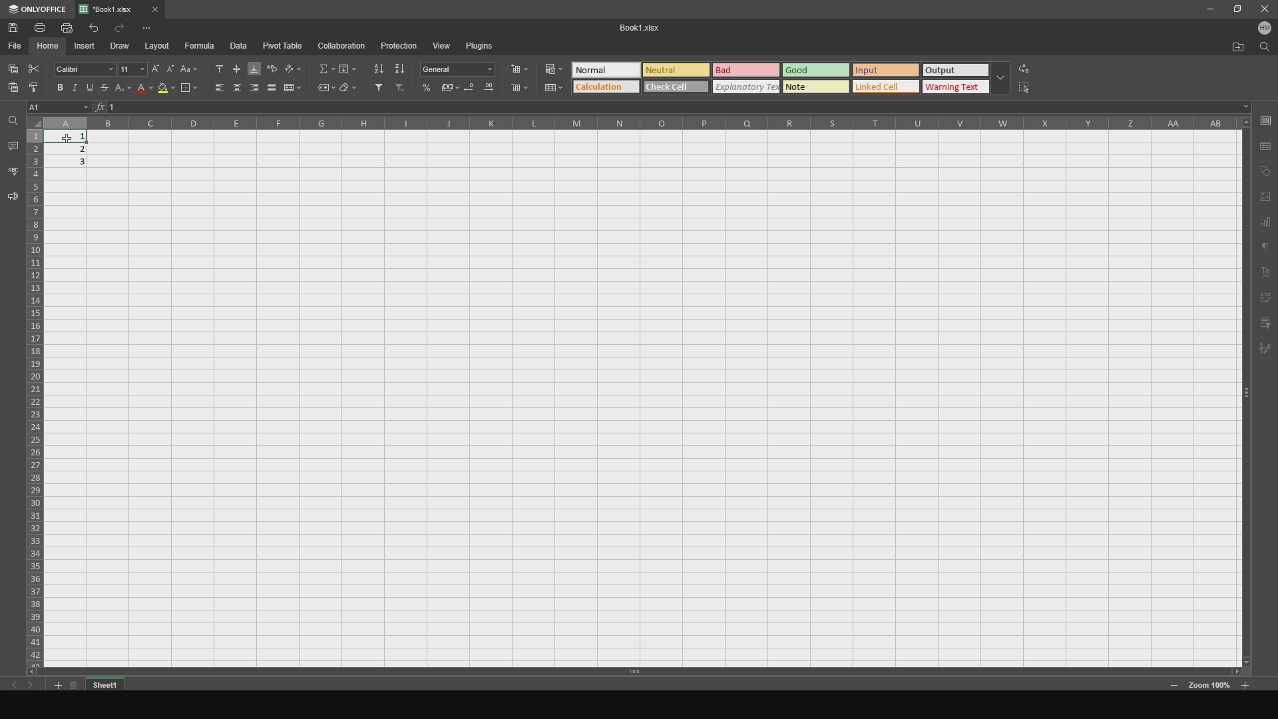  What do you see at coordinates (284, 46) in the screenshot?
I see `pivot table` at bounding box center [284, 46].